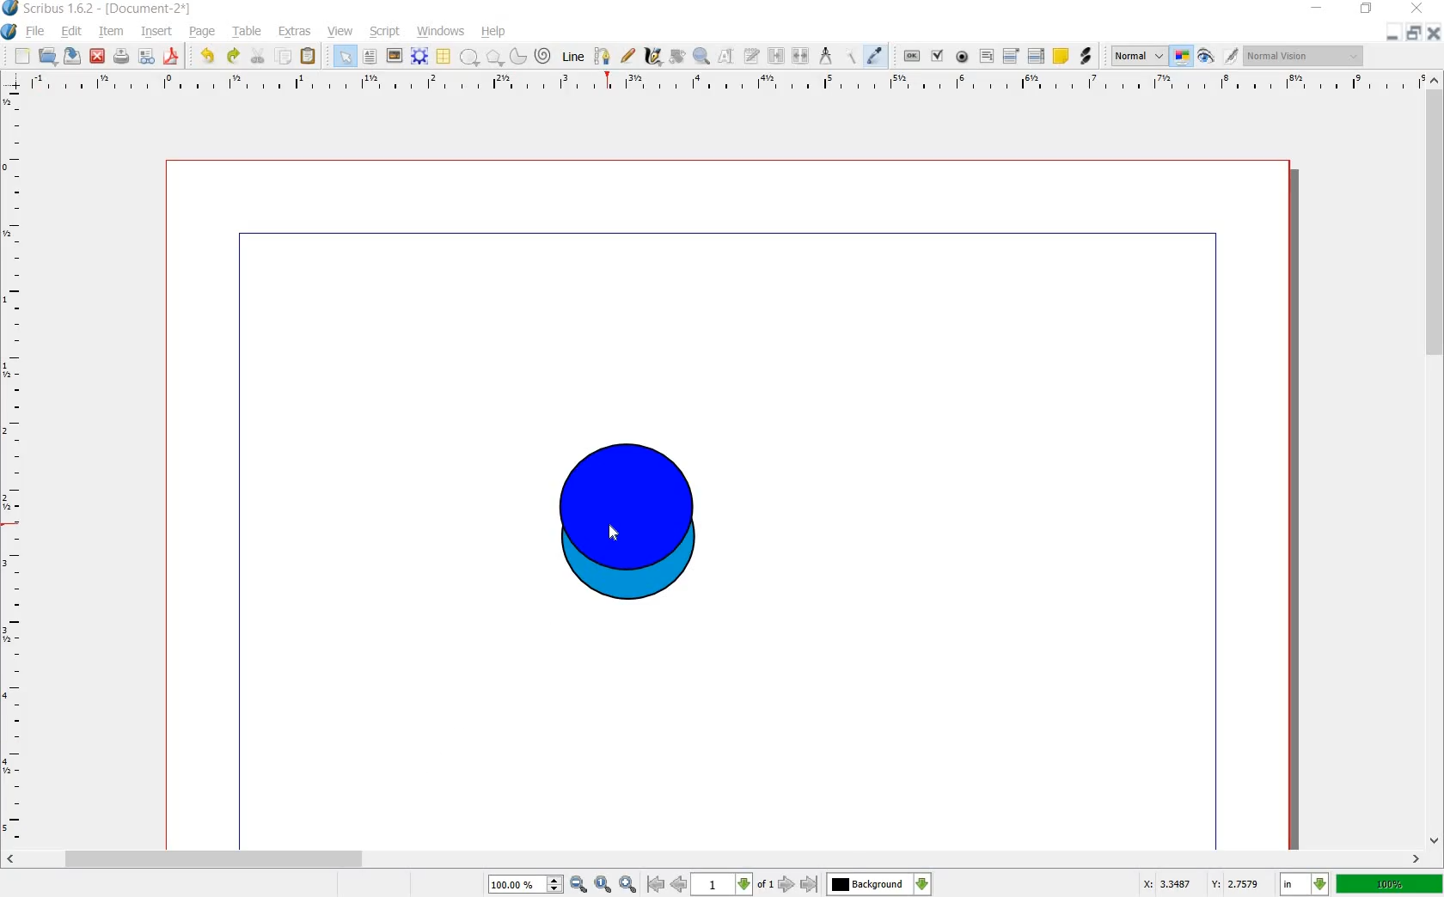 The height and width of the screenshot is (897, 1444). I want to click on eye dropper, so click(874, 56).